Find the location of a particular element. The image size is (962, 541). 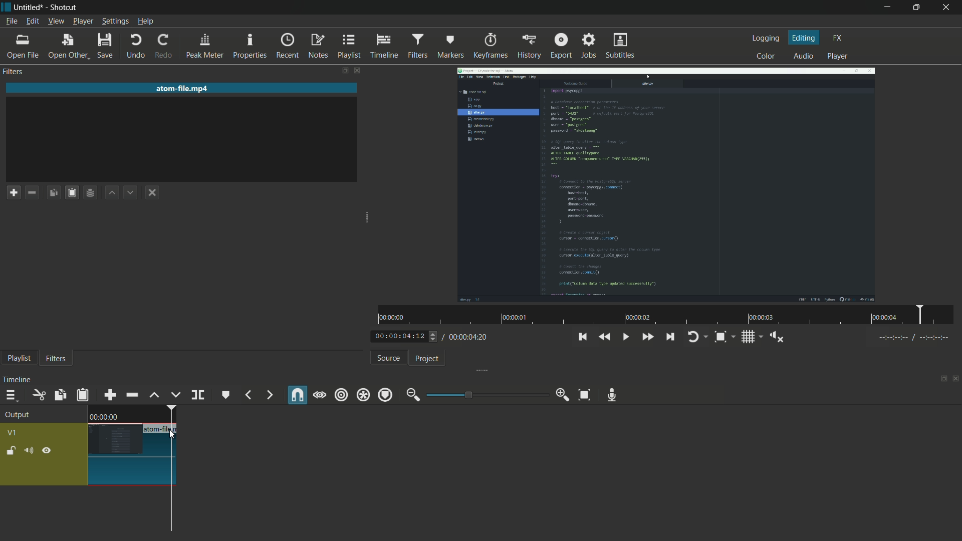

settings menu is located at coordinates (117, 21).